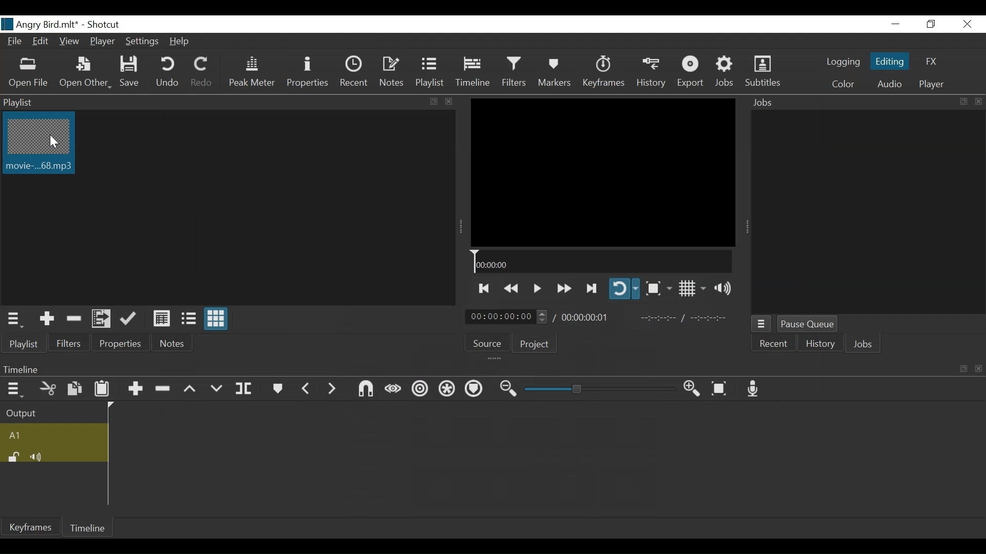 The image size is (986, 554). I want to click on close, so click(977, 368).